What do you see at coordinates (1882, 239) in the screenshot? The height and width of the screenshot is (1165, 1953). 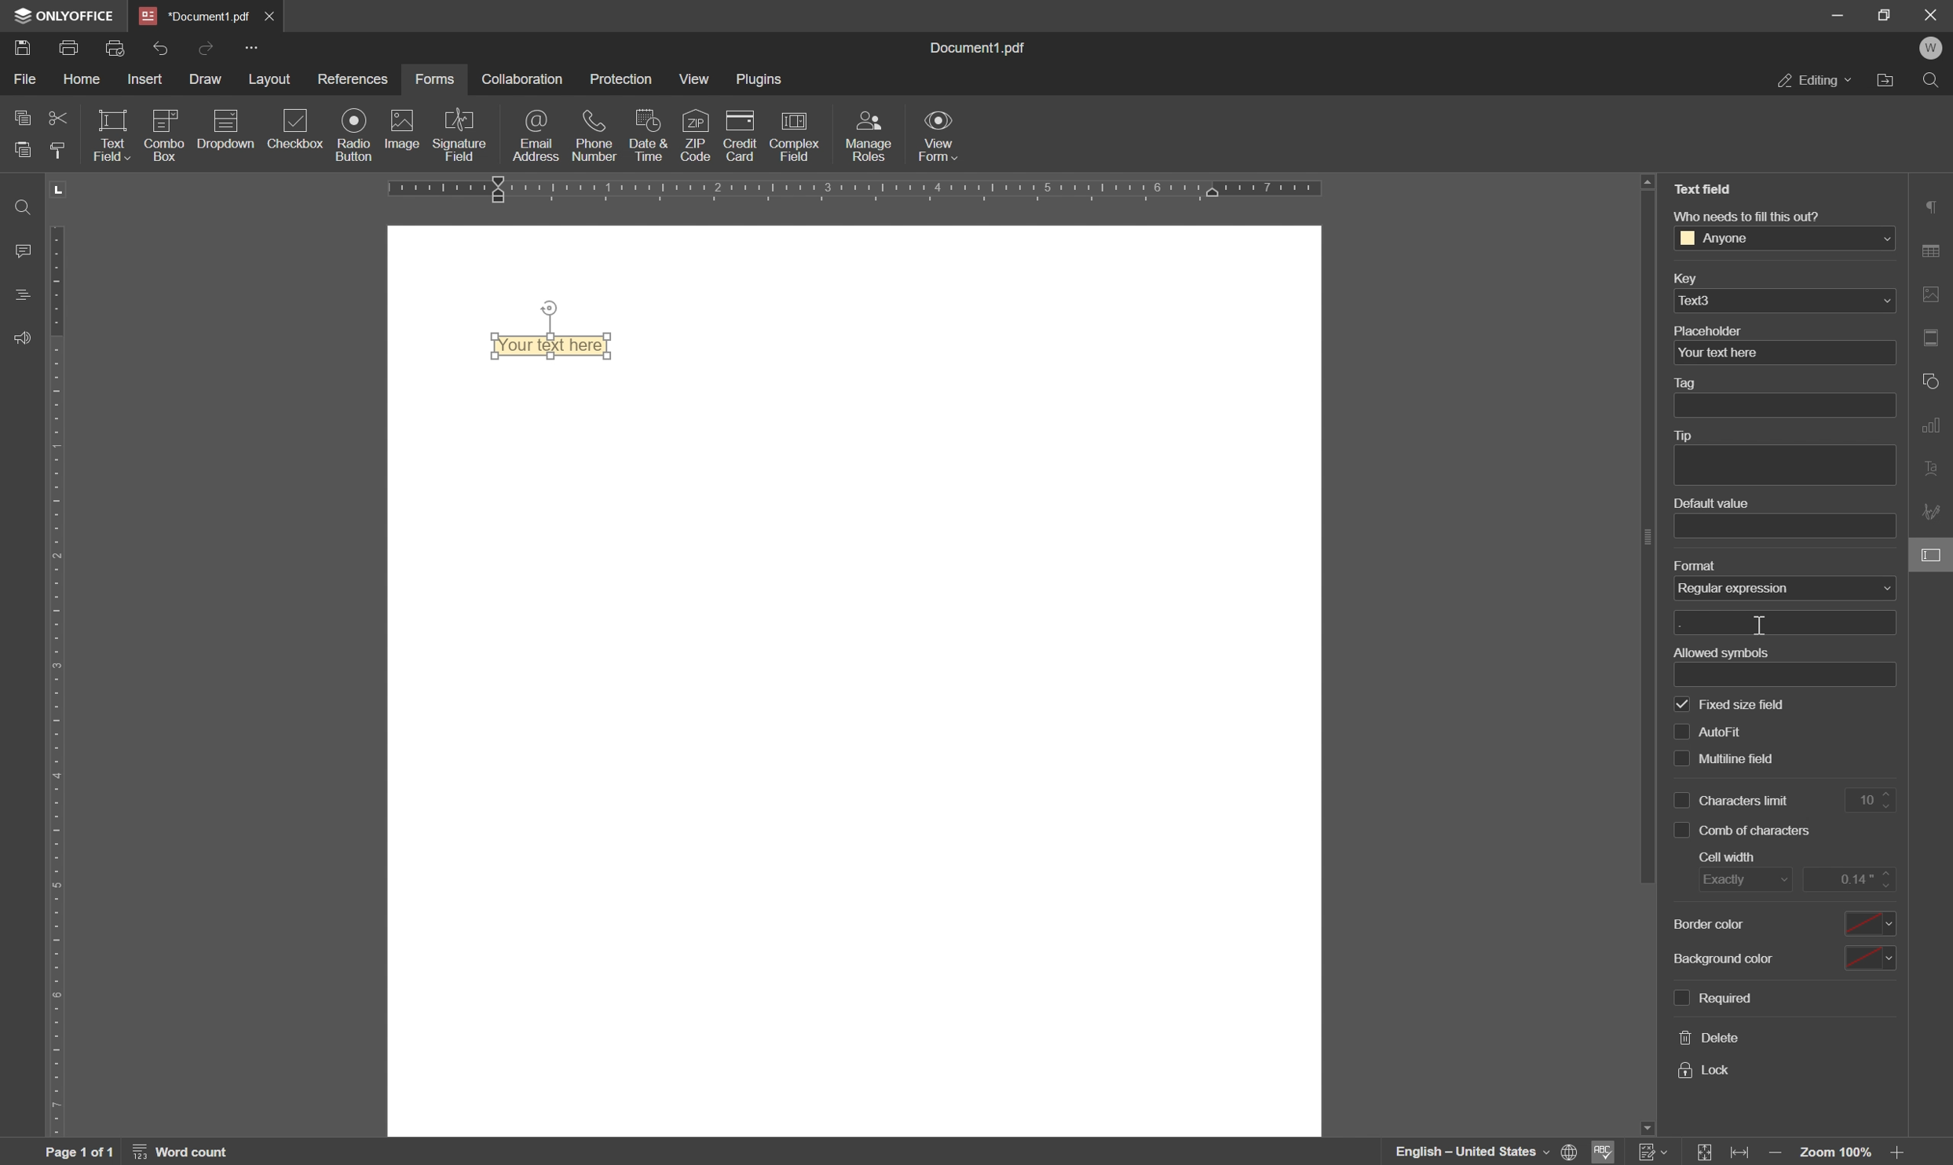 I see `drop down` at bounding box center [1882, 239].